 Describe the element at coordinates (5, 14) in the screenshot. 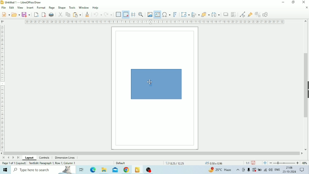

I see `New` at that location.